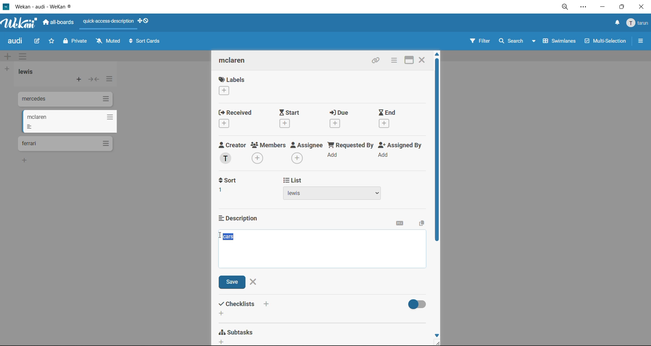 This screenshot has width=651, height=346. I want to click on end, so click(394, 120).